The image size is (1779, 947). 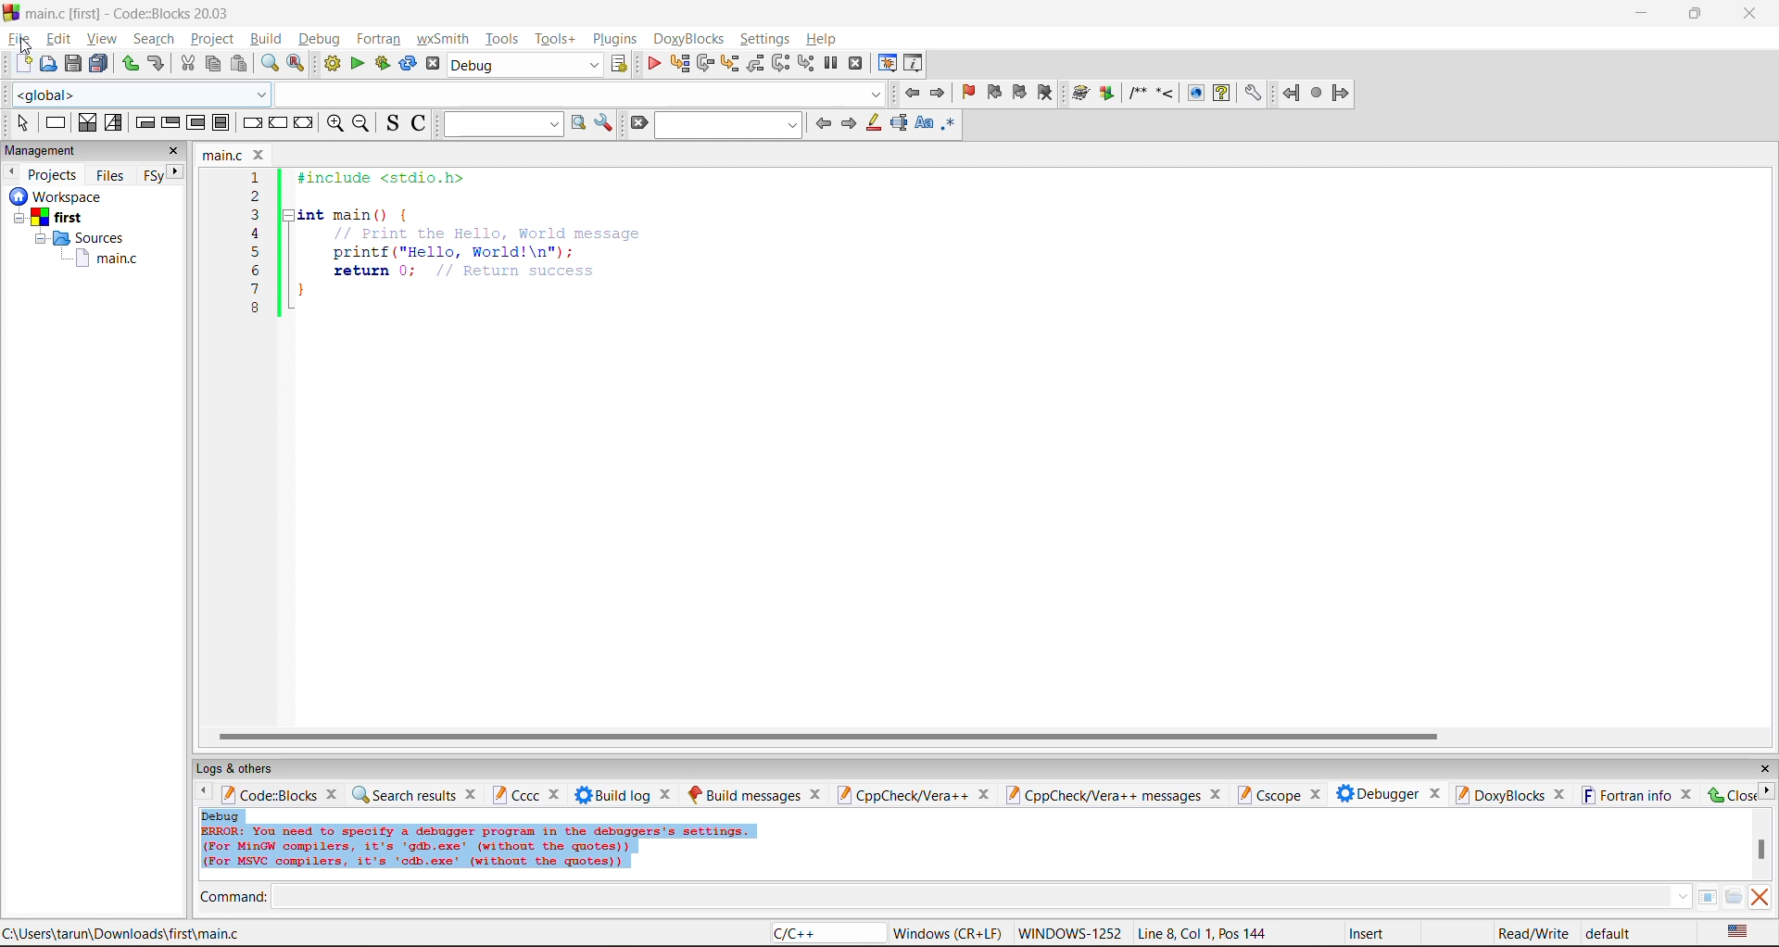 I want to click on management, so click(x=44, y=152).